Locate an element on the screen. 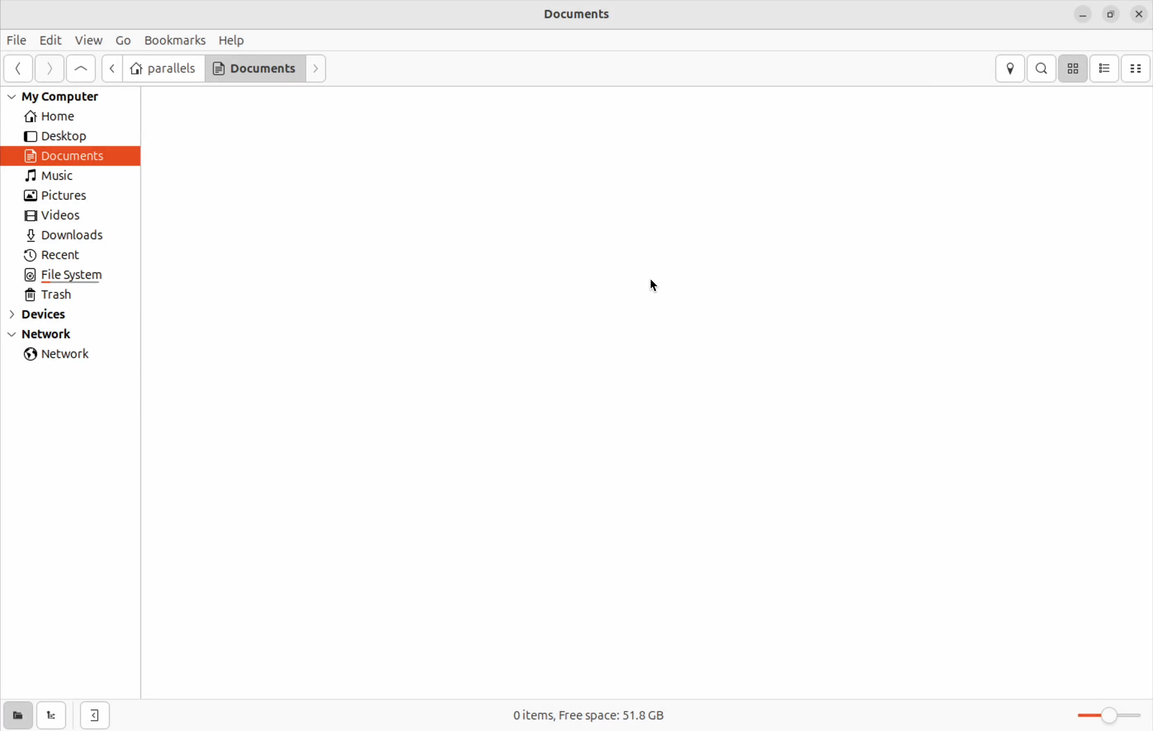 Image resolution: width=1153 pixels, height=731 pixels. Videos is located at coordinates (64, 215).